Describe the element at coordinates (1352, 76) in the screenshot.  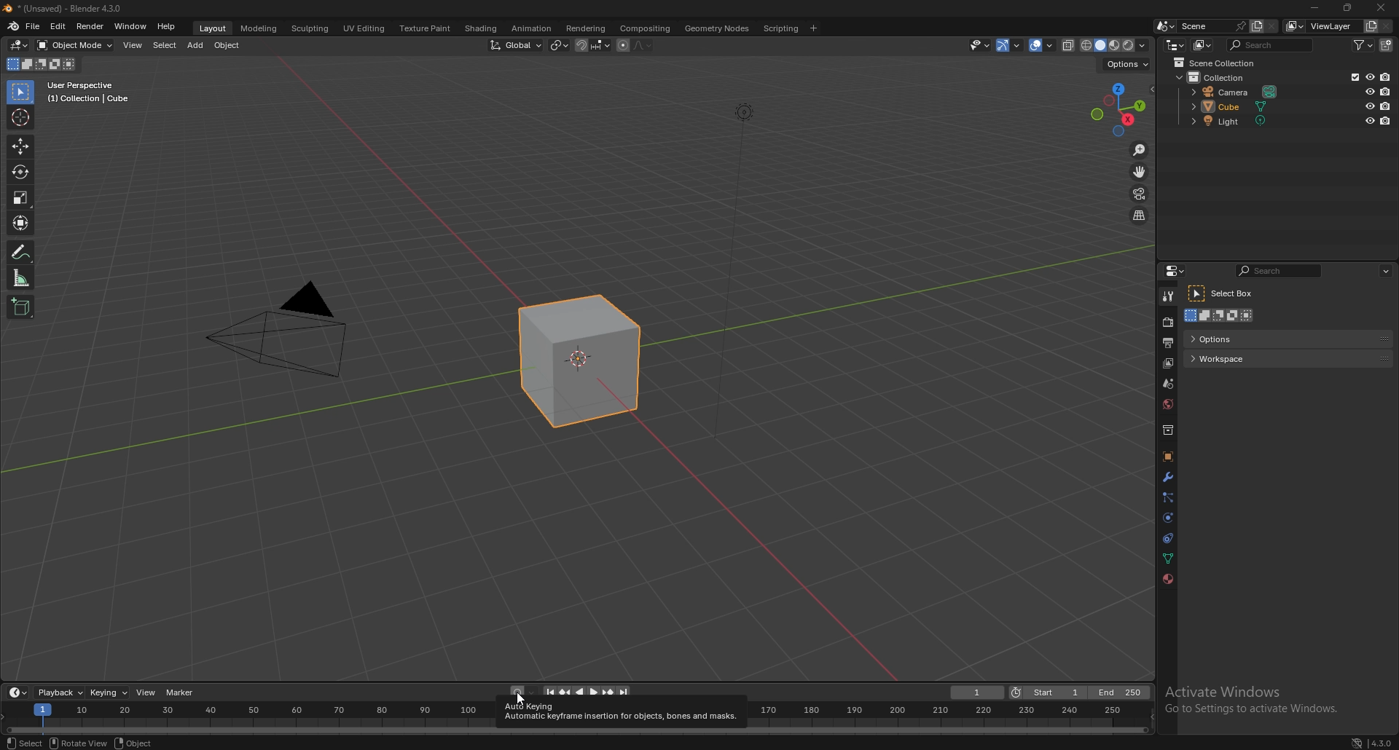
I see `exclude from view layer` at that location.